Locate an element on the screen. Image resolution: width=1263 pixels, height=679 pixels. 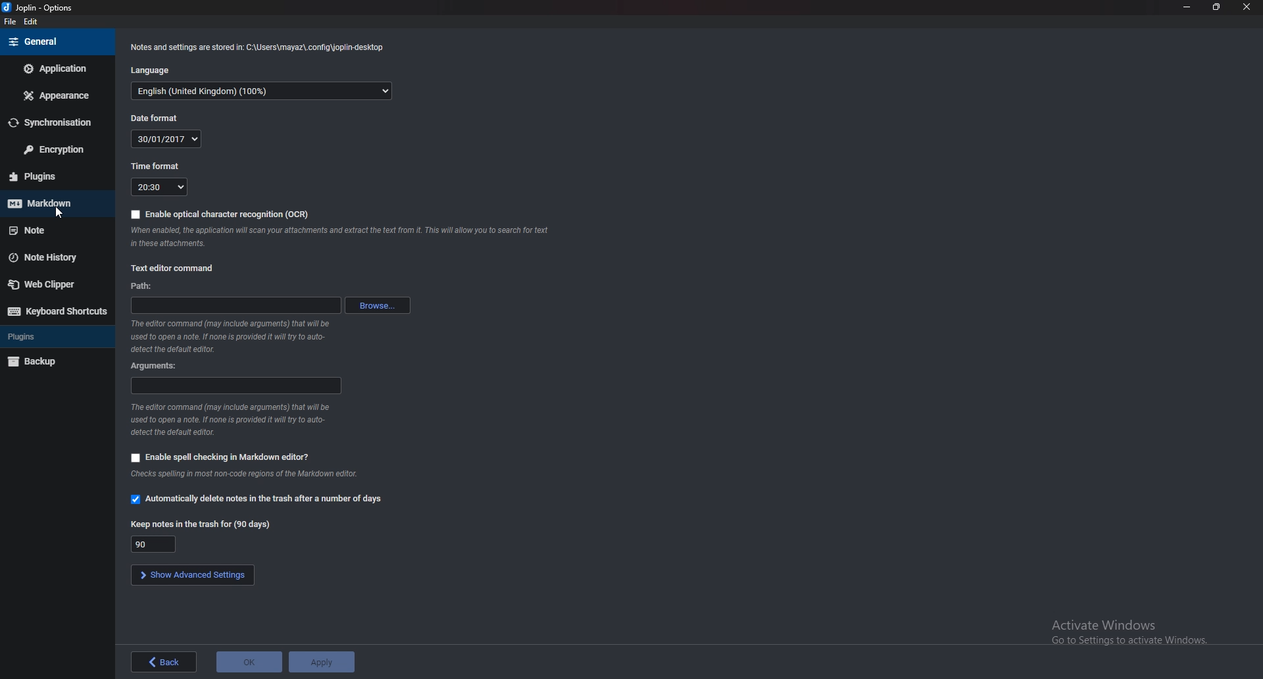
Application is located at coordinates (56, 70).